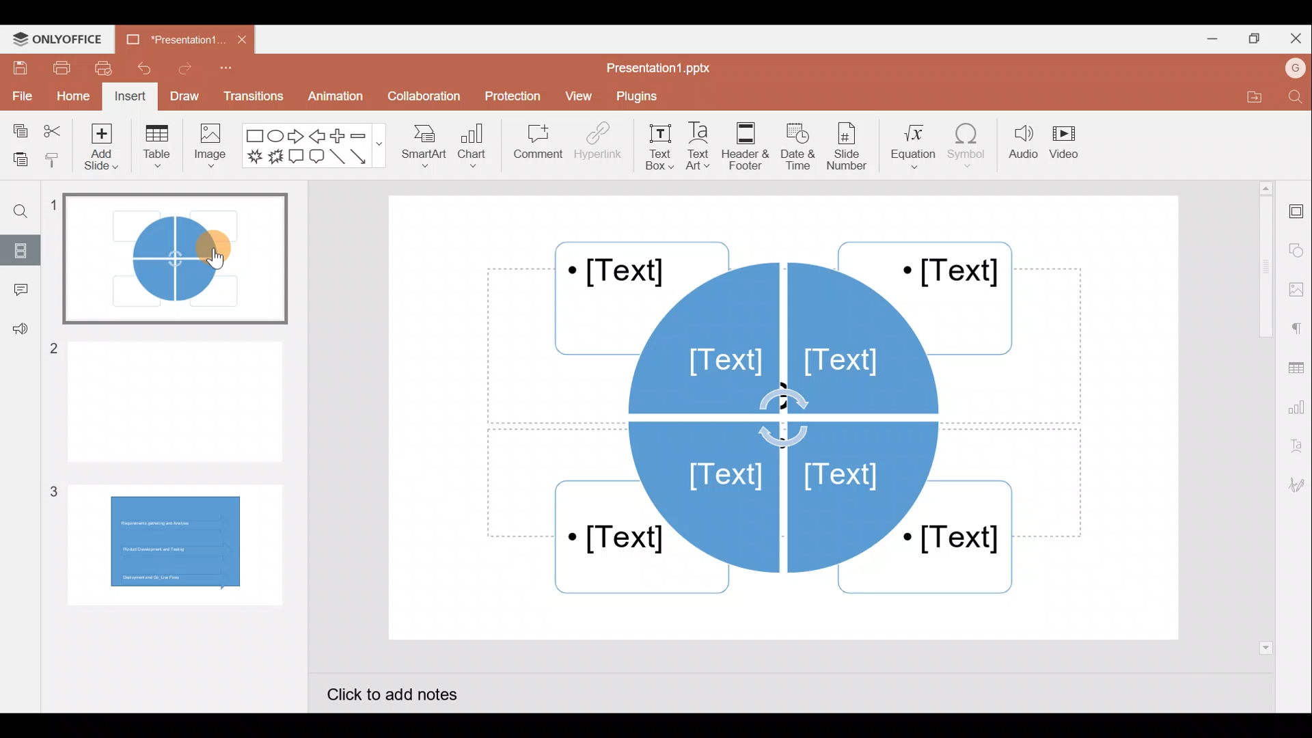 The height and width of the screenshot is (738, 1312). I want to click on Audio, so click(1020, 147).